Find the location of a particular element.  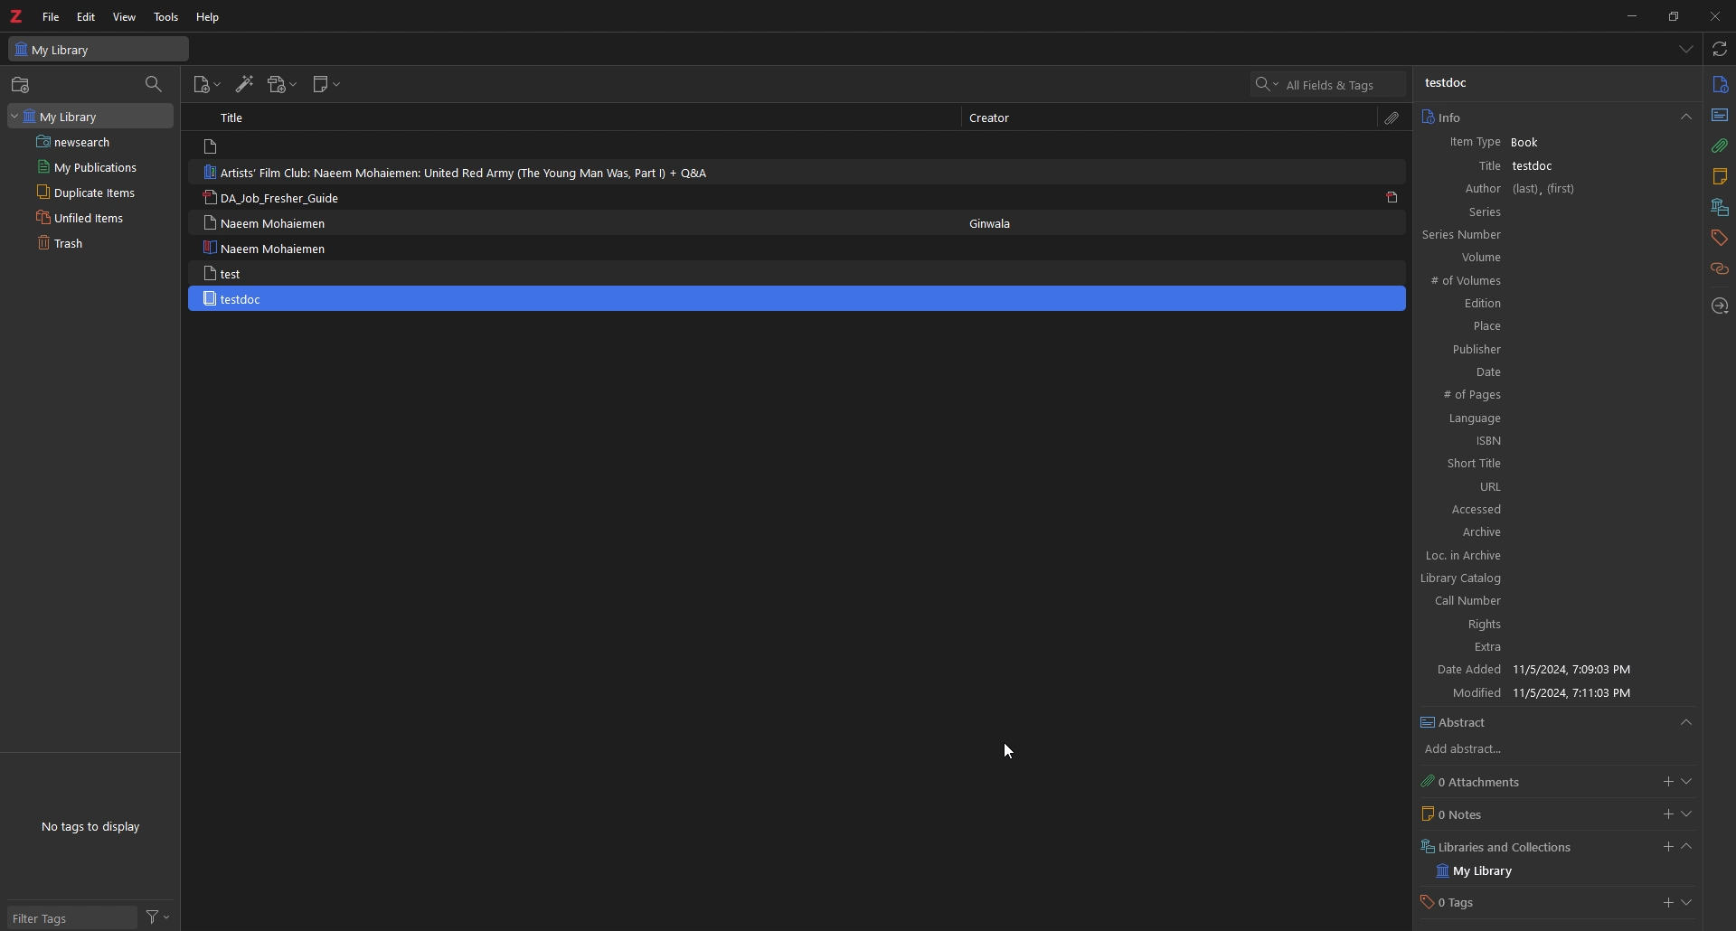

collection and libraries is located at coordinates (1718, 209).